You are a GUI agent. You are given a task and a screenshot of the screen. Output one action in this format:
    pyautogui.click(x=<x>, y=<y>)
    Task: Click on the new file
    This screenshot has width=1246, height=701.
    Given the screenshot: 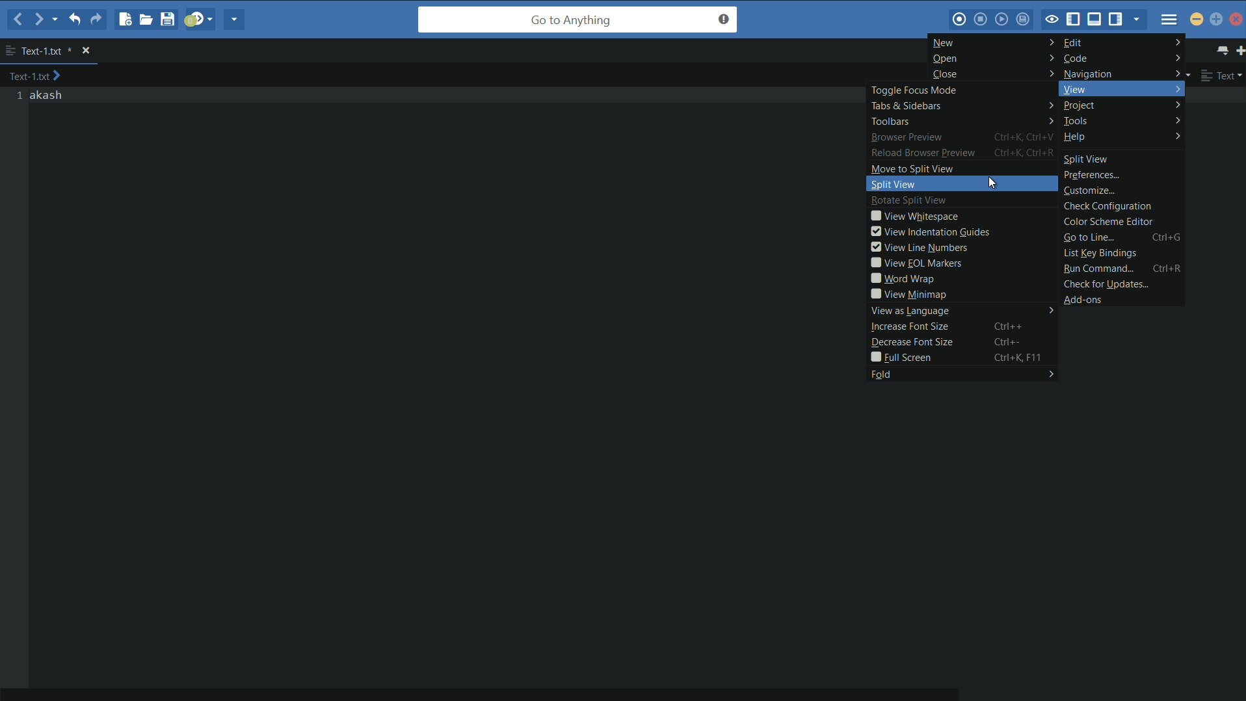 What is the action you would take?
    pyautogui.click(x=124, y=19)
    